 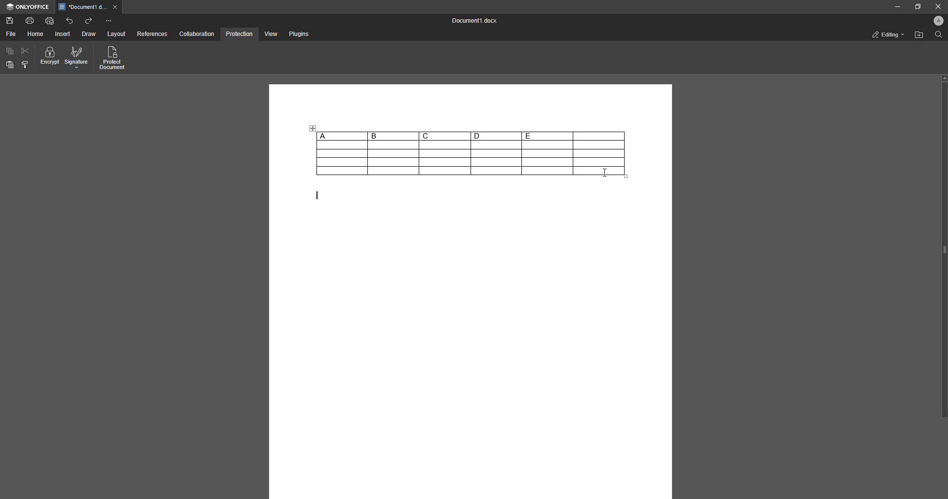 I want to click on Close, so click(x=936, y=6).